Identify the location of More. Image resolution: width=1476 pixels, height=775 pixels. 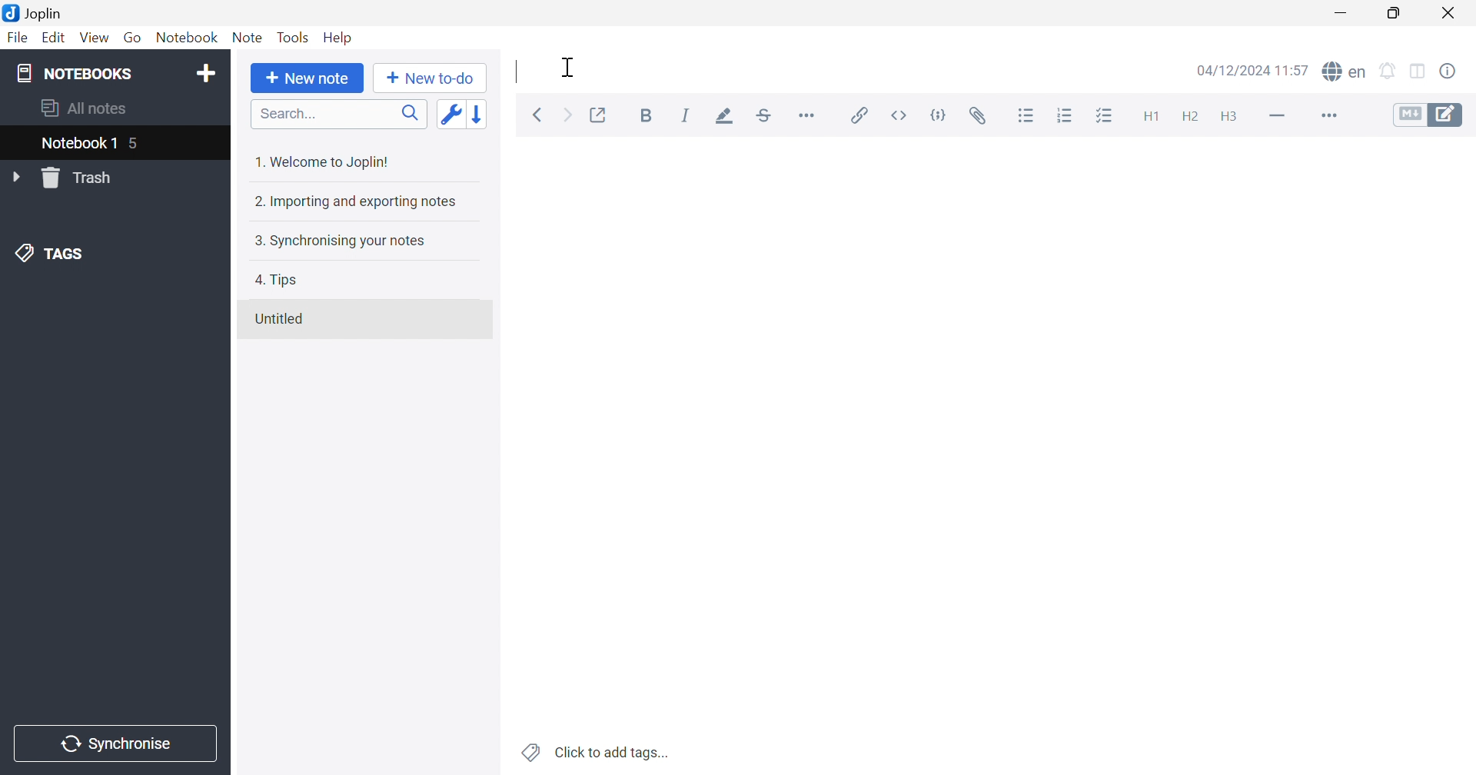
(1331, 115).